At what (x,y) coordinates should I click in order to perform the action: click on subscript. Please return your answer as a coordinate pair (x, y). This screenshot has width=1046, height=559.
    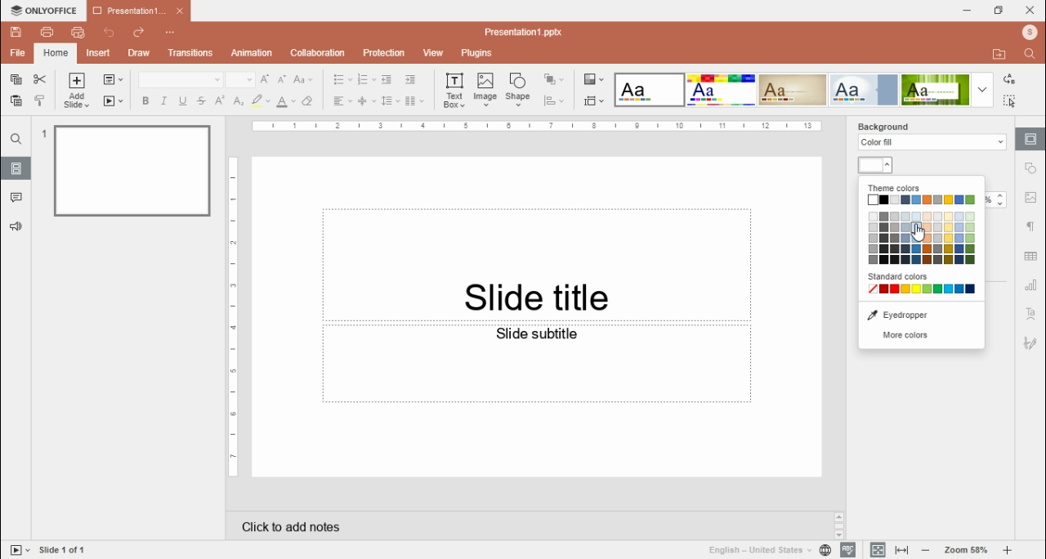
    Looking at the image, I should click on (238, 101).